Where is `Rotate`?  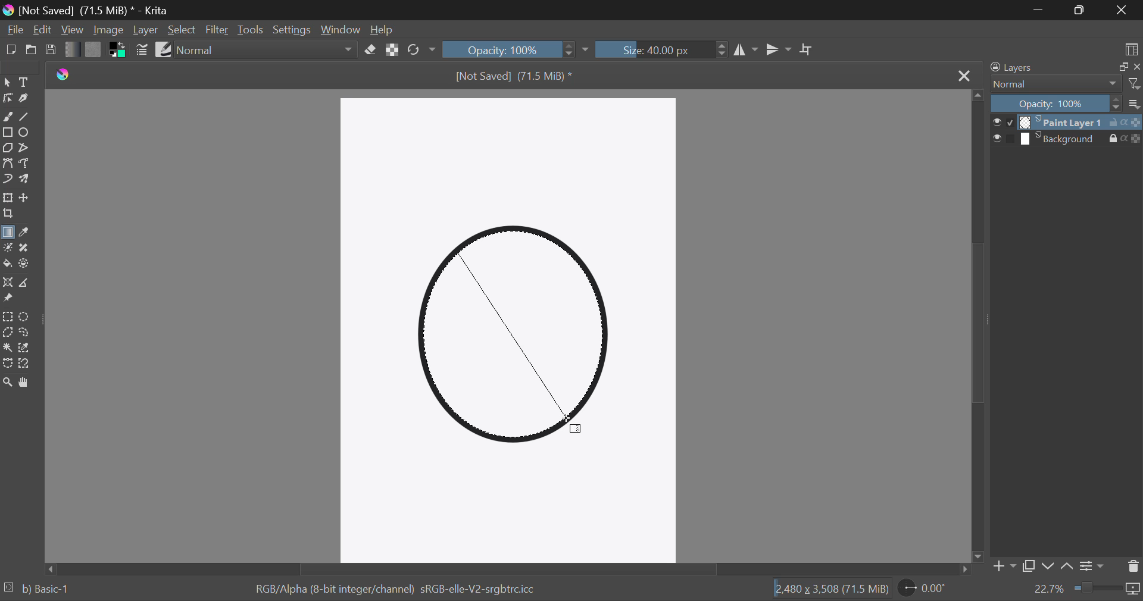 Rotate is located at coordinates (420, 49).